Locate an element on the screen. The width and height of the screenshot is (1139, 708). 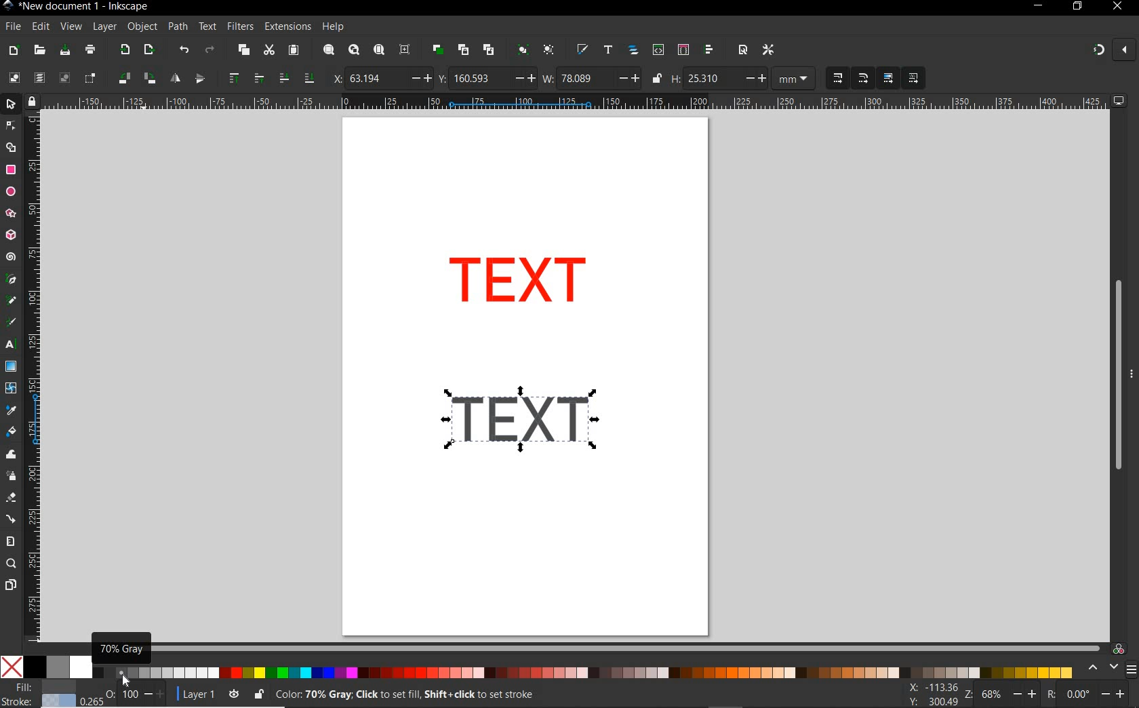
zoom selection is located at coordinates (327, 50).